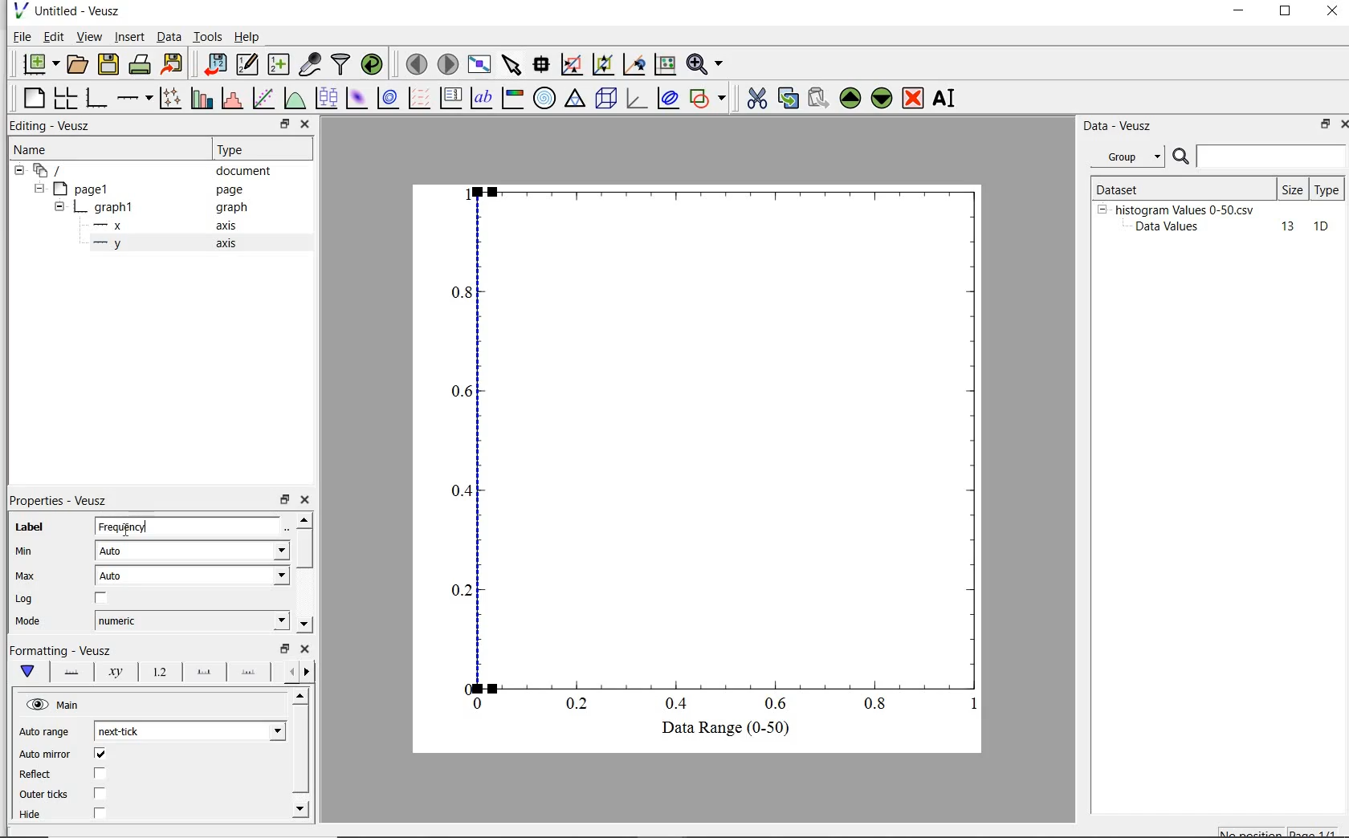 This screenshot has width=1349, height=838. I want to click on current document, so click(51, 171).